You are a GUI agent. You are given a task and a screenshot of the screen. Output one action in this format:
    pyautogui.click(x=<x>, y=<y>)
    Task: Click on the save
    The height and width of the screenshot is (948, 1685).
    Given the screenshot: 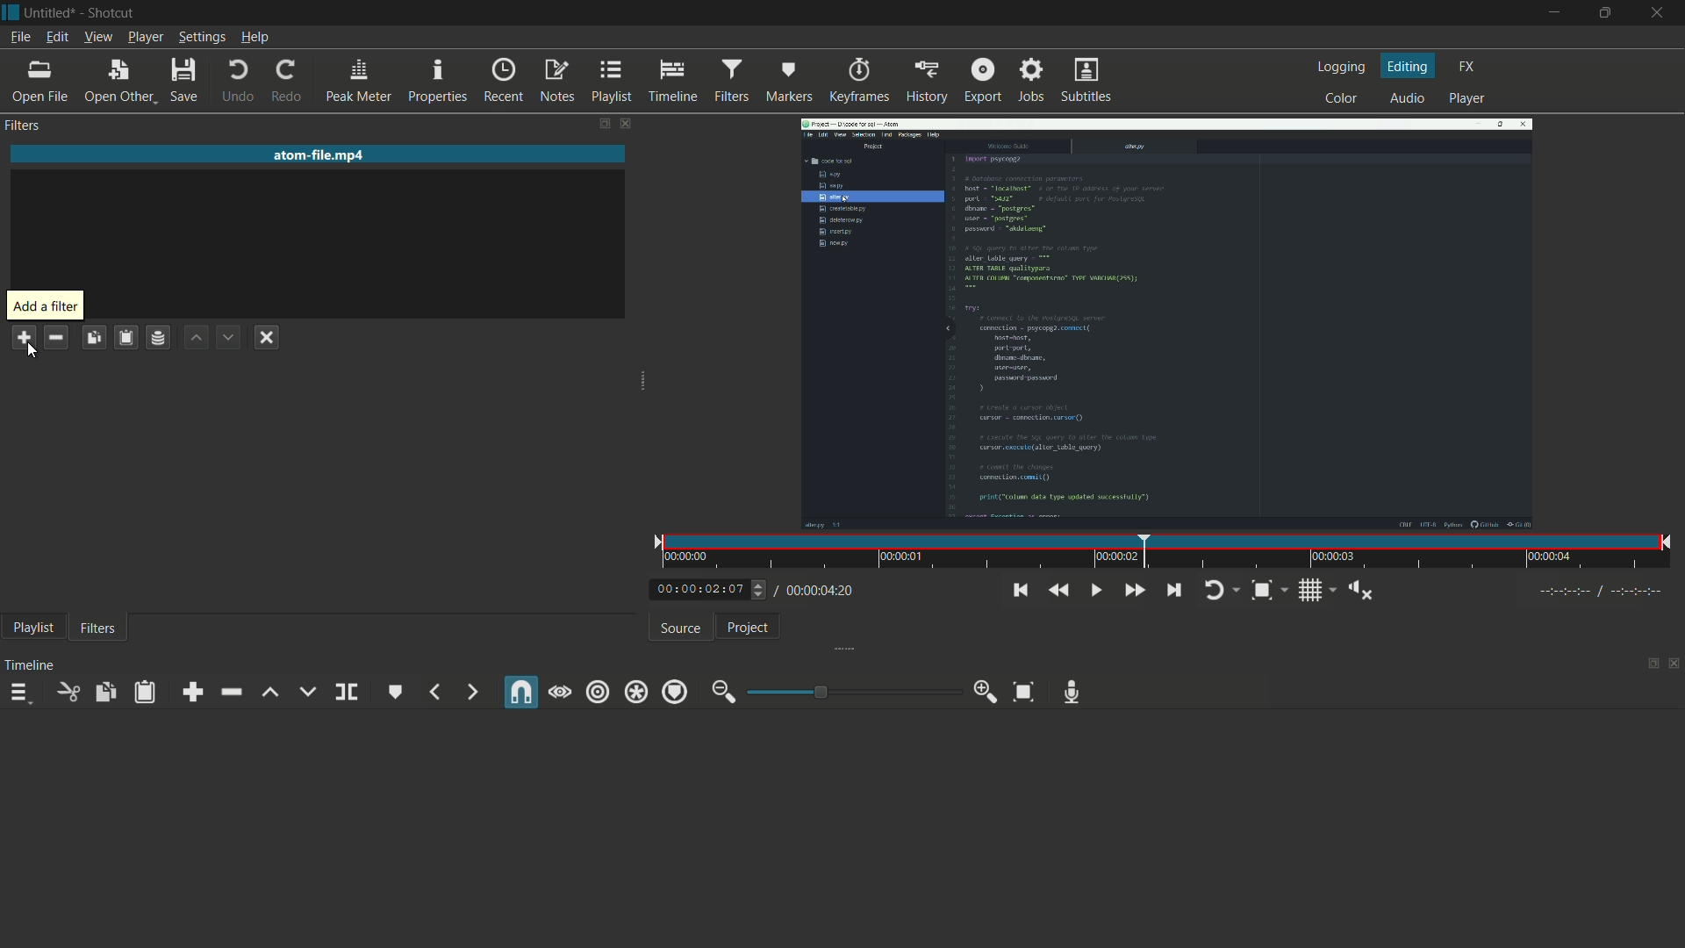 What is the action you would take?
    pyautogui.click(x=185, y=80)
    